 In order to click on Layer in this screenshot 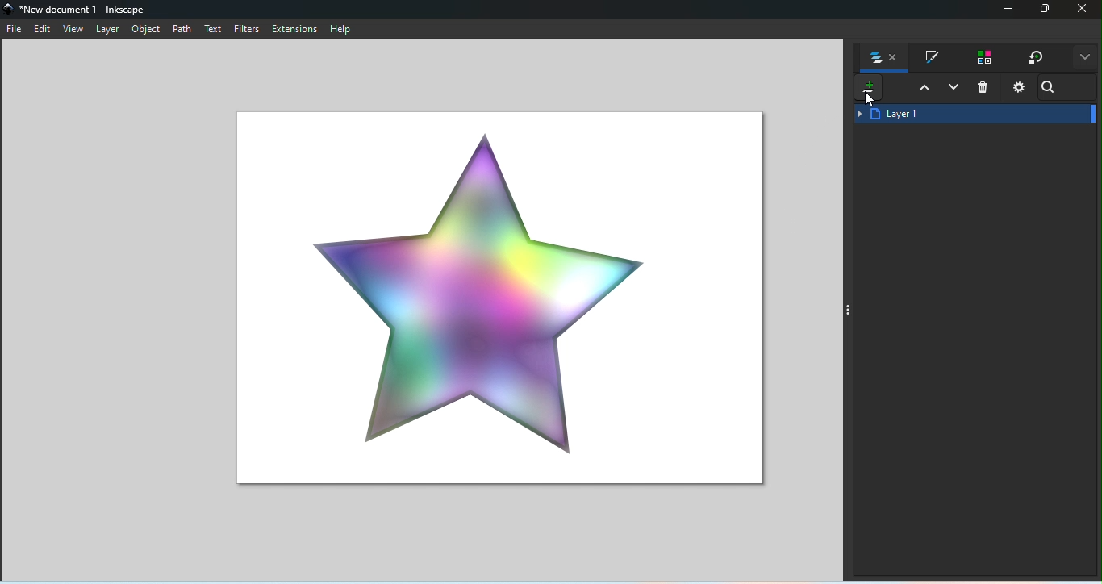, I will do `click(111, 29)`.